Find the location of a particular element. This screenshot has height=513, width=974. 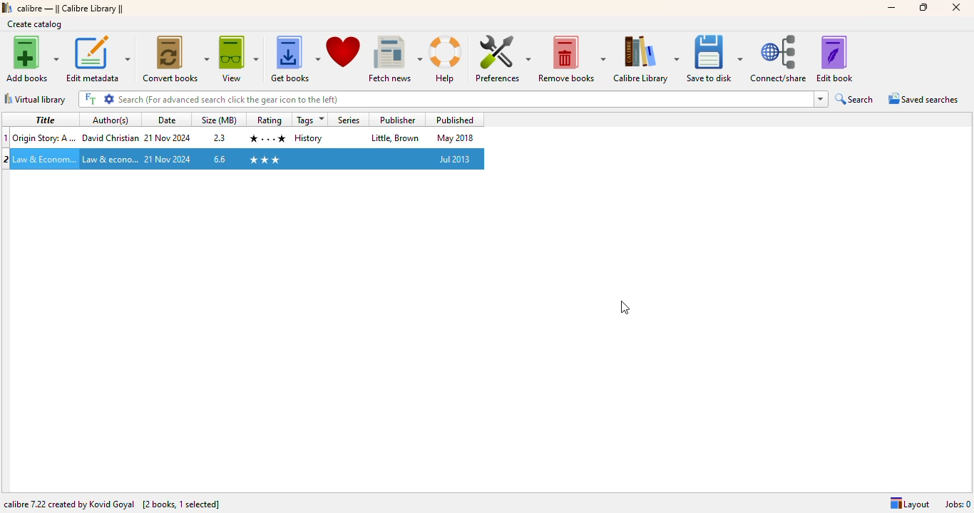

FT is located at coordinates (88, 98).